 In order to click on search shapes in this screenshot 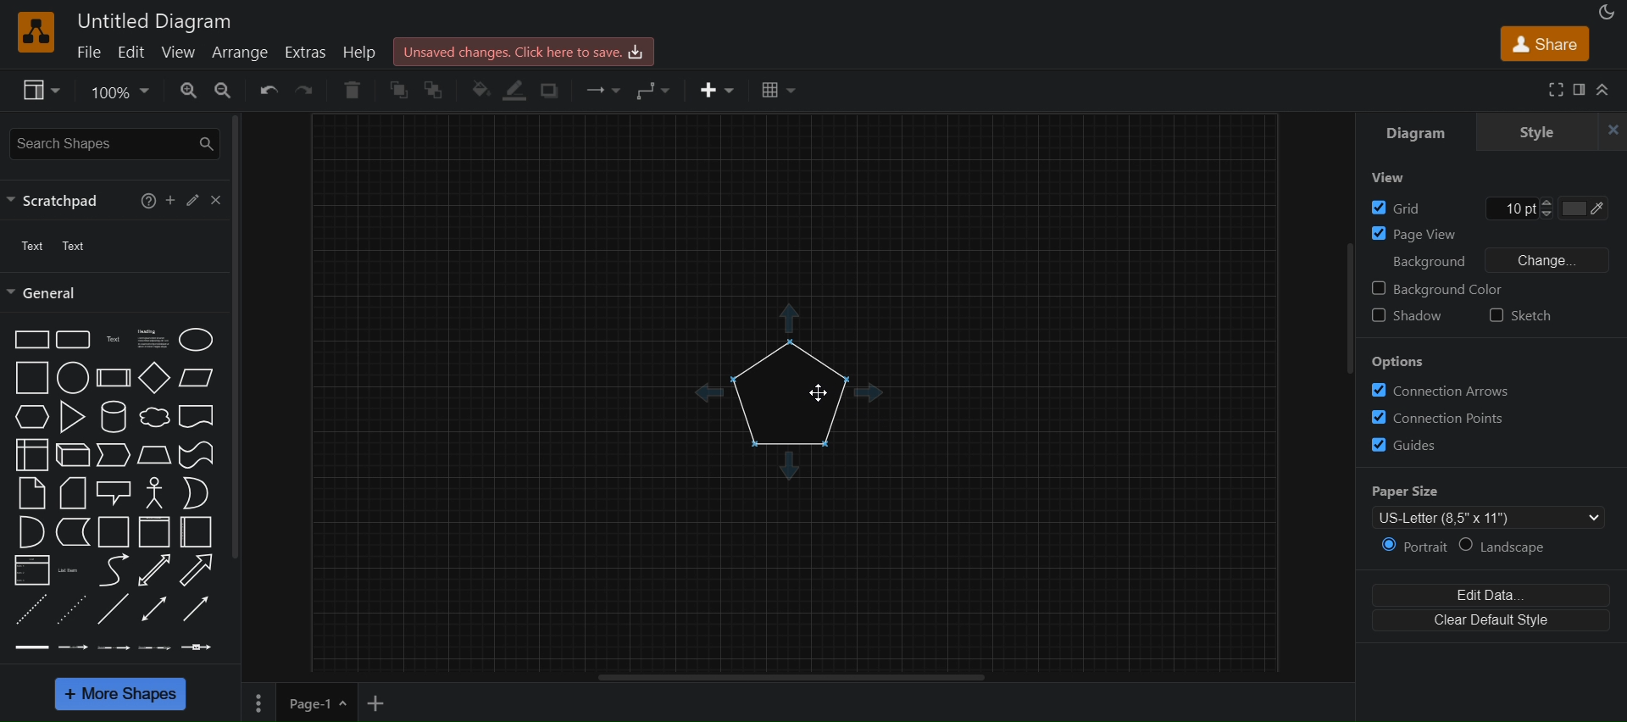, I will do `click(115, 144)`.